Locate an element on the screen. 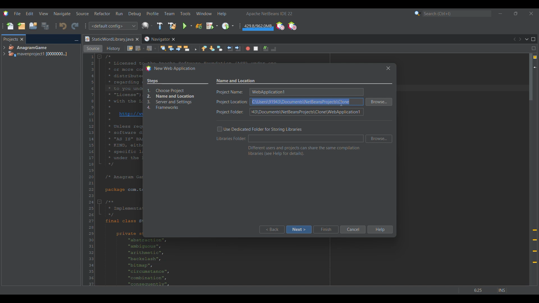 Image resolution: width=539 pixels, height=303 pixels. Projects, current tab highlighted is located at coordinates (10, 39).